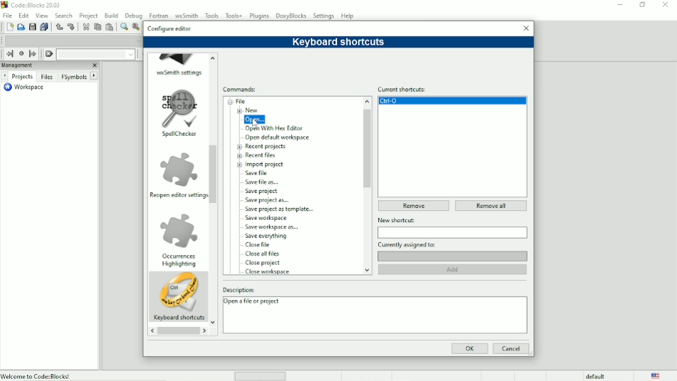 The image size is (677, 381). I want to click on Close all files, so click(263, 254).